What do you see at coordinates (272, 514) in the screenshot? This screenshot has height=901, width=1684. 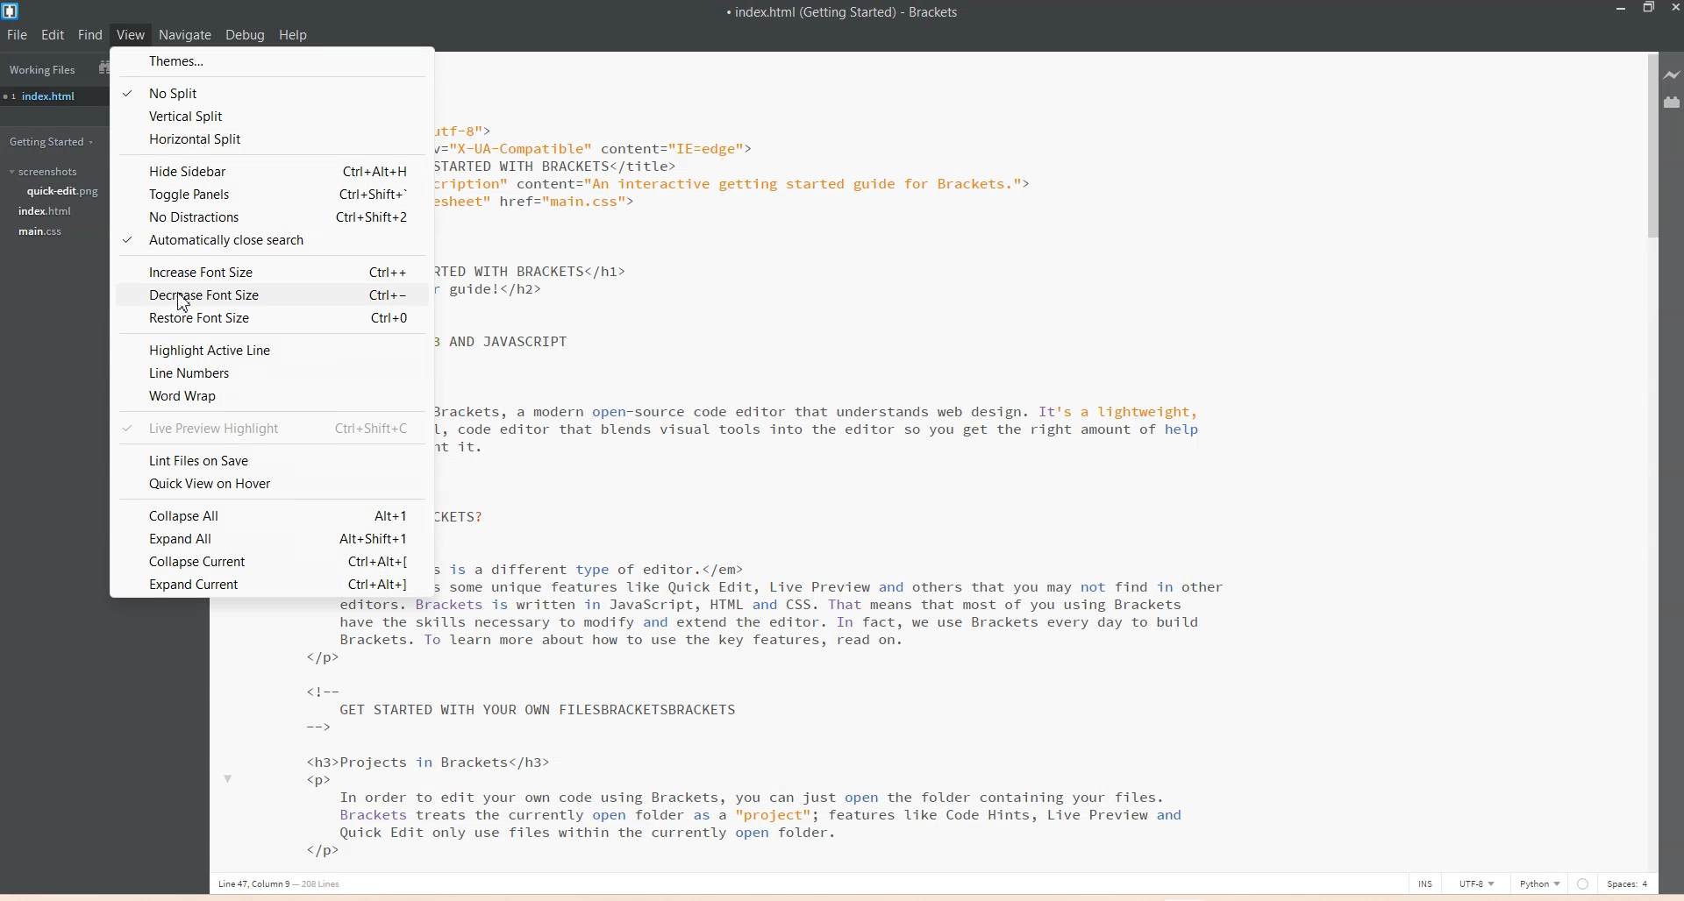 I see `Collapse All` at bounding box center [272, 514].